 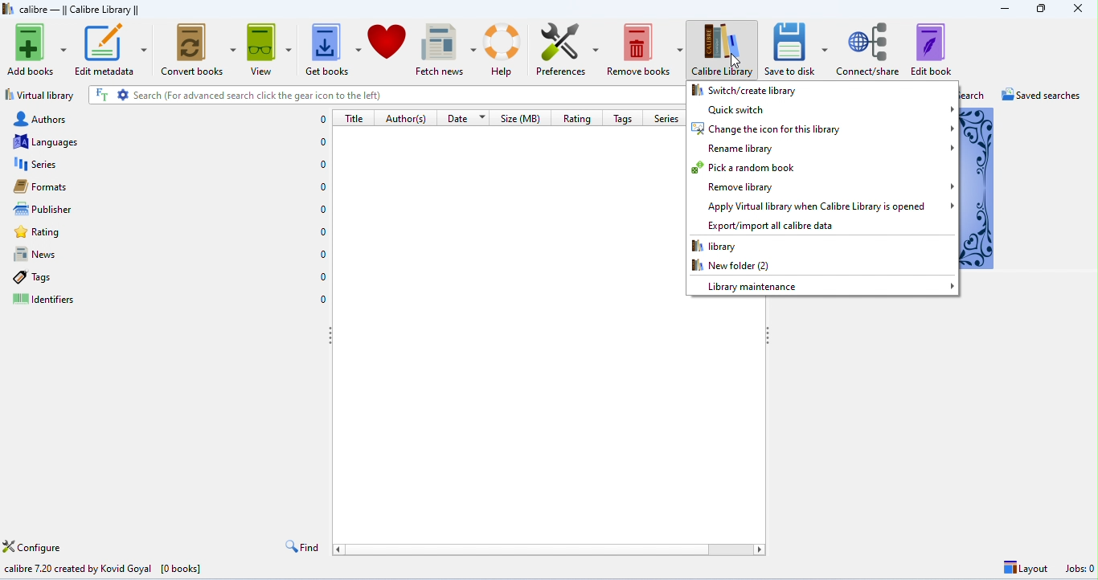 I want to click on tags, so click(x=622, y=118).